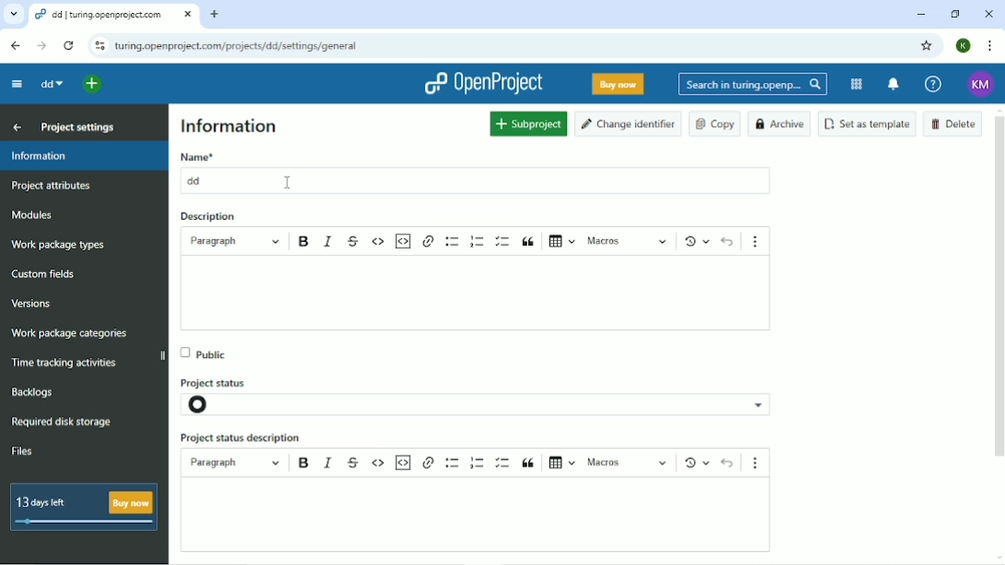 The image size is (1005, 565). What do you see at coordinates (955, 15) in the screenshot?
I see `Restore down` at bounding box center [955, 15].